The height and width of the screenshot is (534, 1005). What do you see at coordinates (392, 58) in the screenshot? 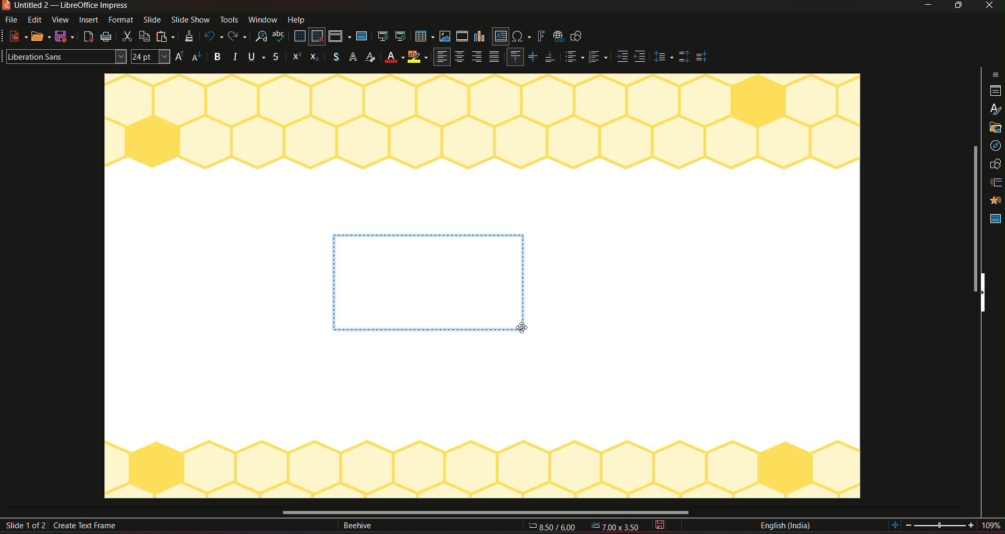
I see `Background color` at bounding box center [392, 58].